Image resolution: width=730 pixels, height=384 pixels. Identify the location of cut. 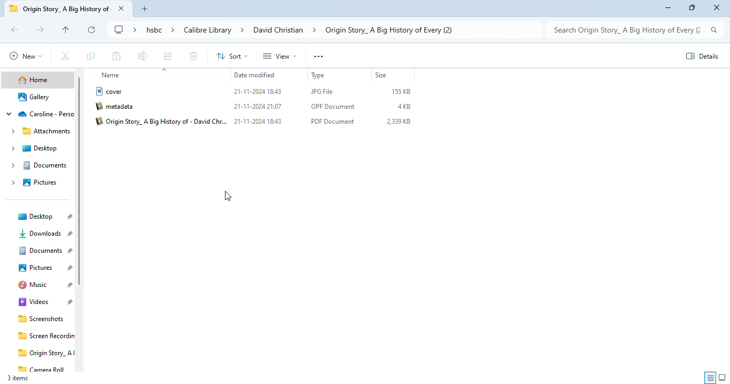
(66, 56).